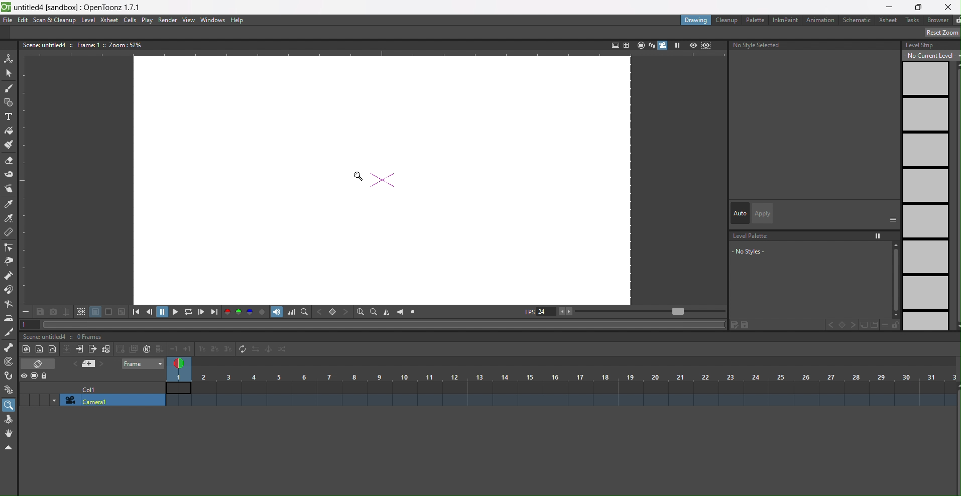 This screenshot has height=496, width=961. Describe the element at coordinates (285, 349) in the screenshot. I see `` at that location.